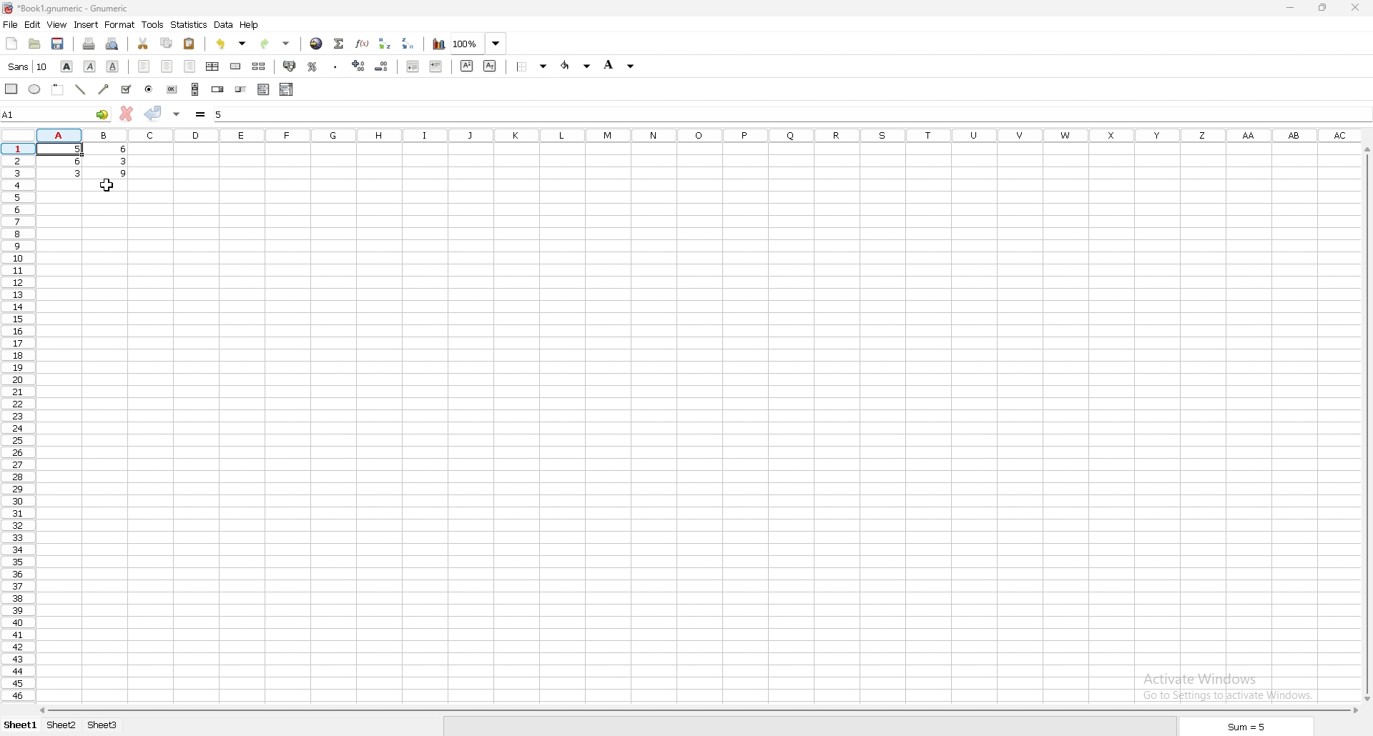 The image size is (1373, 736). Describe the element at coordinates (33, 24) in the screenshot. I see `edit` at that location.